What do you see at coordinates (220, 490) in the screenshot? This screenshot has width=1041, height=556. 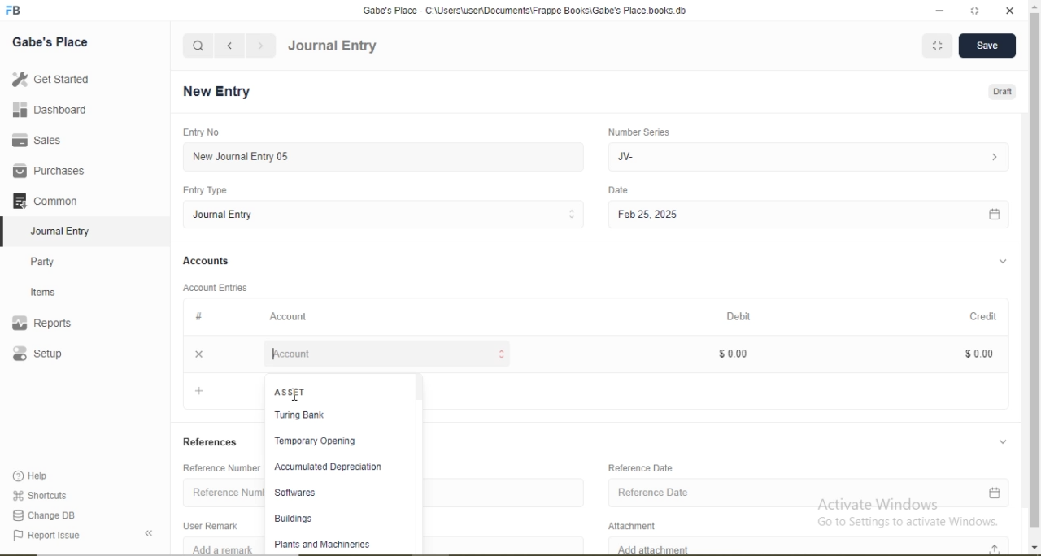 I see `Reference Number` at bounding box center [220, 490].